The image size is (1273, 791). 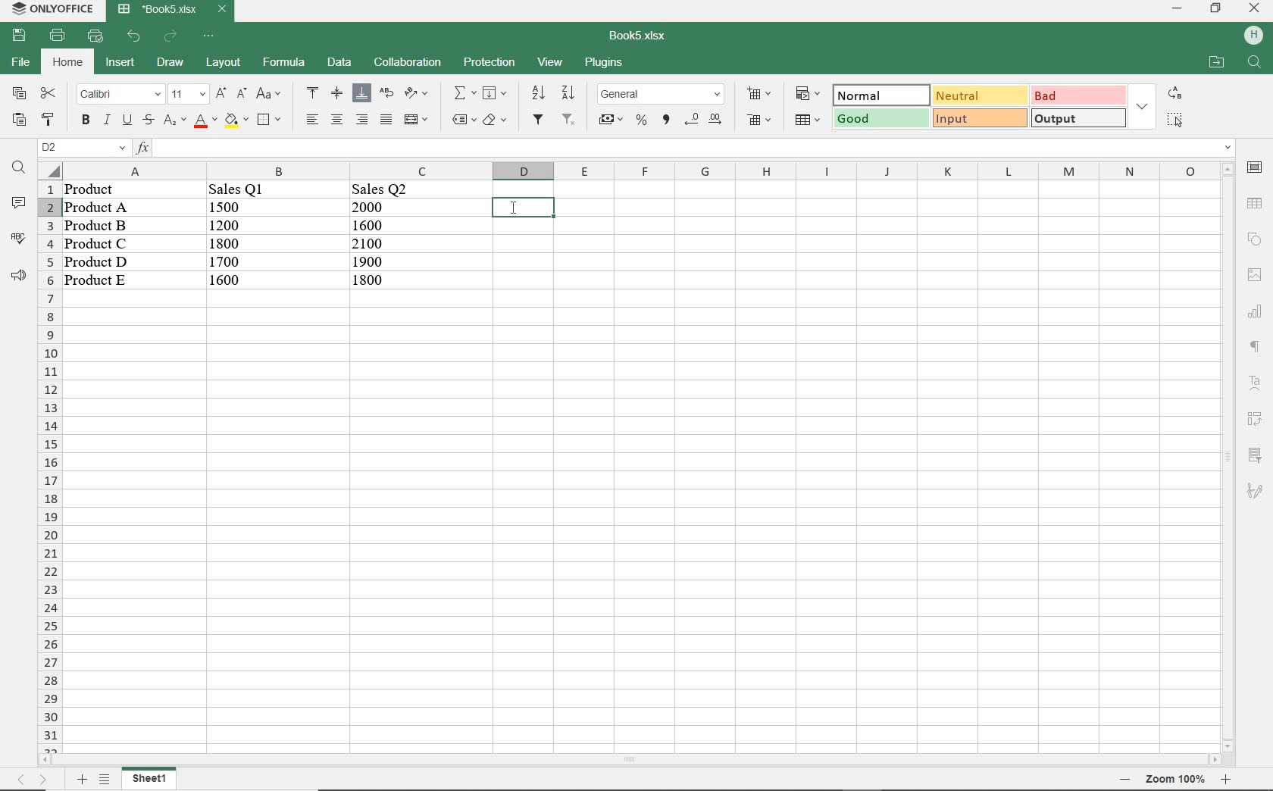 I want to click on pivot table, so click(x=1255, y=420).